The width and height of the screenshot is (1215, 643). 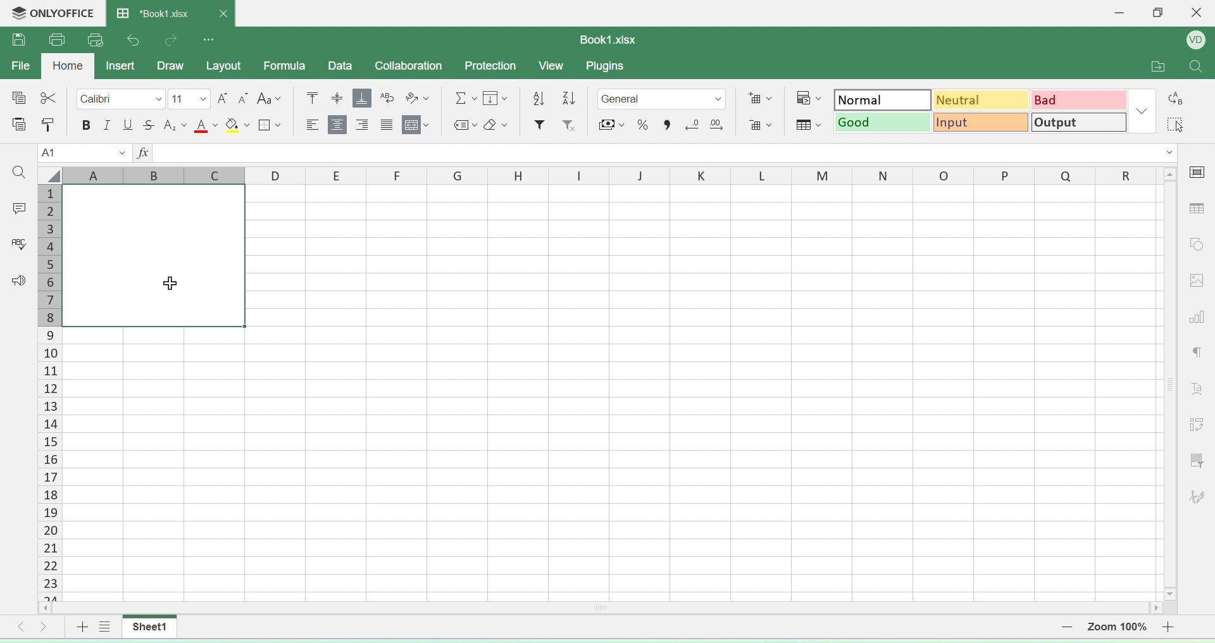 What do you see at coordinates (59, 38) in the screenshot?
I see `print` at bounding box center [59, 38].